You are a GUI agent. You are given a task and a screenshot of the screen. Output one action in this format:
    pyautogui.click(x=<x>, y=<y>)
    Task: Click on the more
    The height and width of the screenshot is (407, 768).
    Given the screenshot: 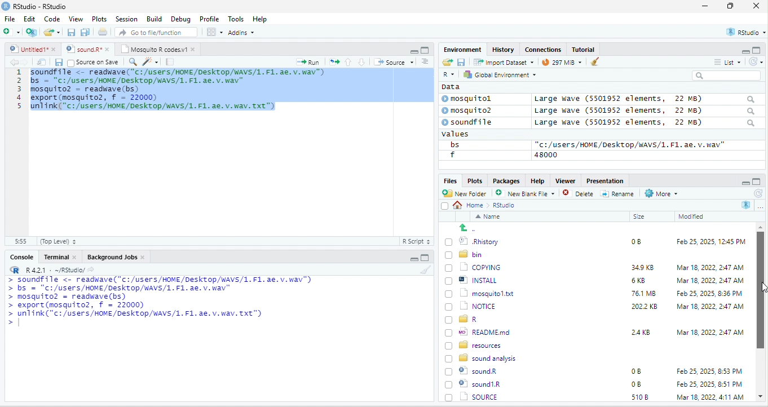 What is the action you would take?
    pyautogui.click(x=760, y=206)
    